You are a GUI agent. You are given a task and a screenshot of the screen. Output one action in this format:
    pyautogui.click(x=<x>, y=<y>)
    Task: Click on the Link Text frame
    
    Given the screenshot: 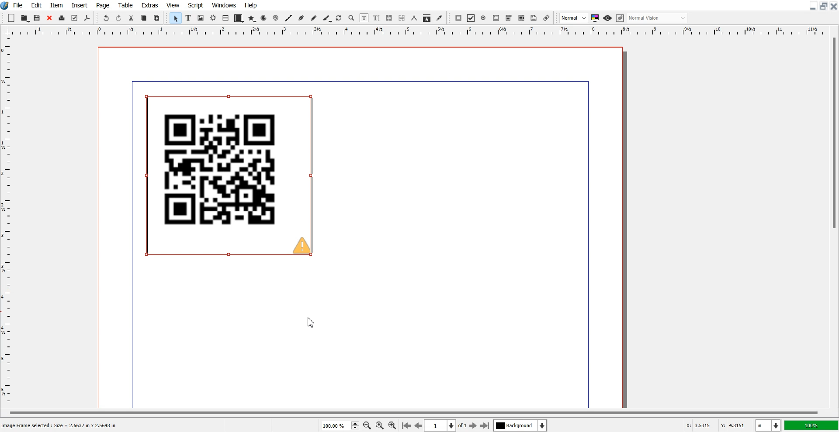 What is the action you would take?
    pyautogui.click(x=389, y=18)
    